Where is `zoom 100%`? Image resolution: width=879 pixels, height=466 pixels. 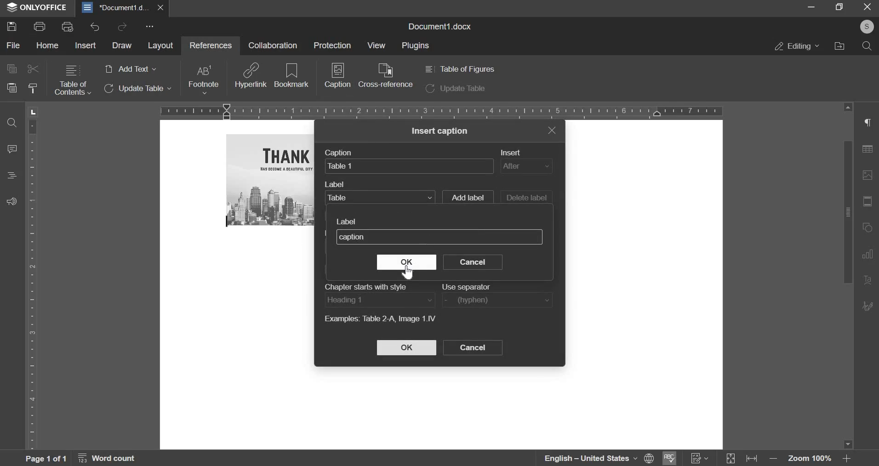
zoom 100% is located at coordinates (811, 460).